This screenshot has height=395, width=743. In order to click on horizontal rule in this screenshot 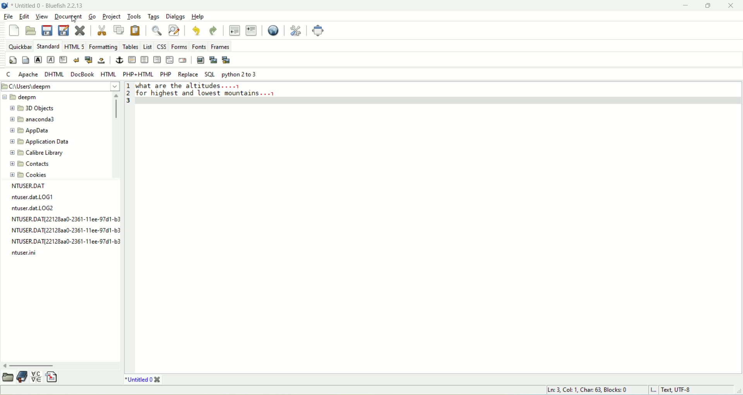, I will do `click(132, 60)`.